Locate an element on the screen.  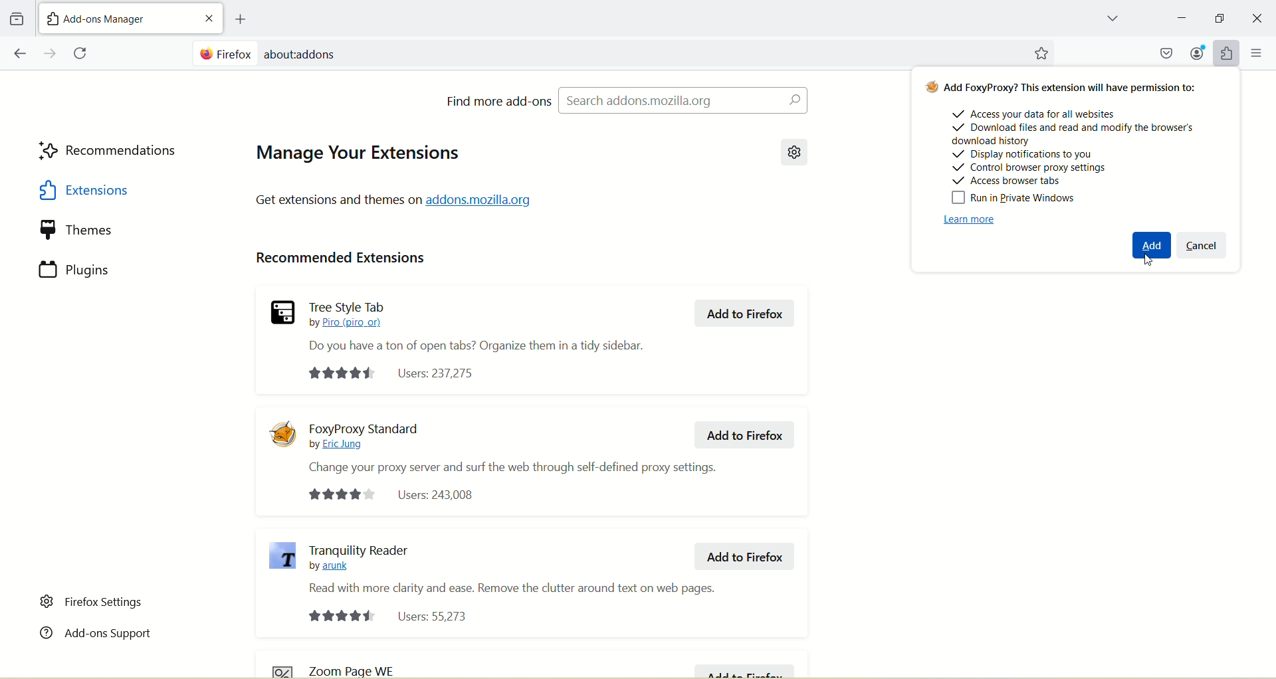
Add is located at coordinates (1152, 245).